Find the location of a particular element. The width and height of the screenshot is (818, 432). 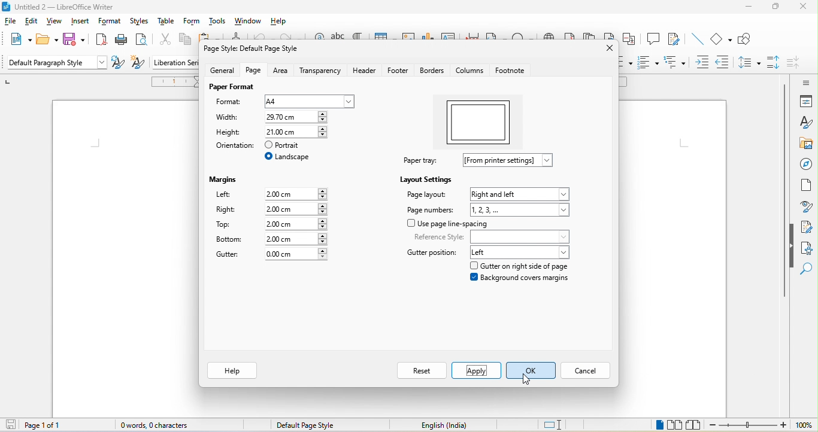

header is located at coordinates (365, 71).